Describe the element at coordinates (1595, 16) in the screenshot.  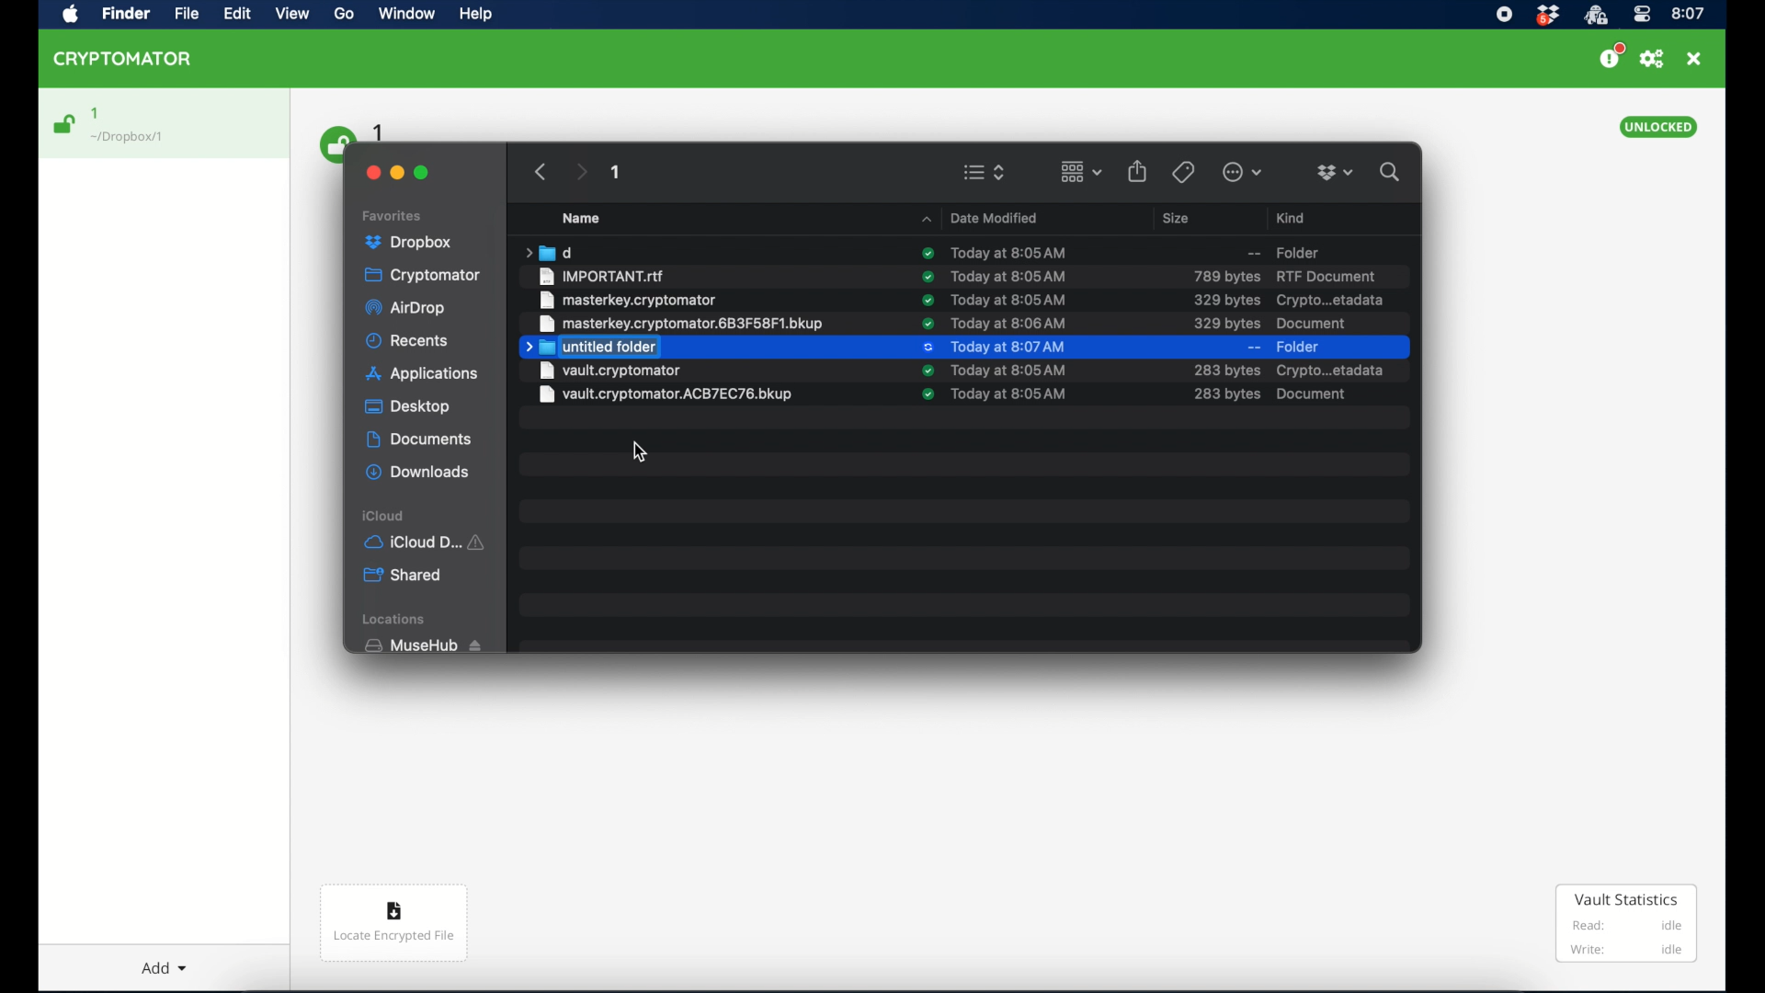
I see `crytptomator` at that location.